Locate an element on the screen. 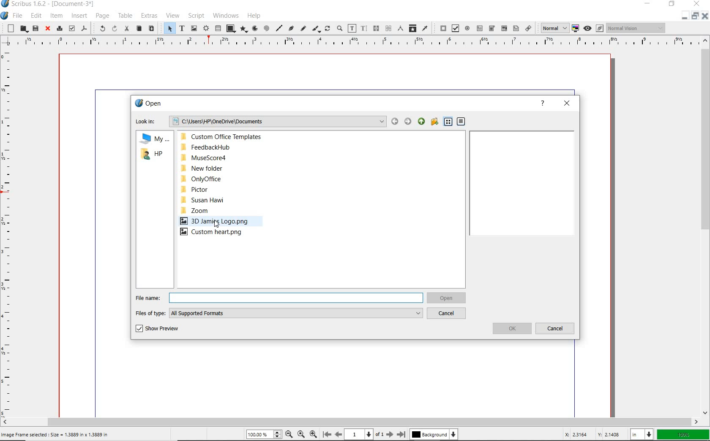 The height and width of the screenshot is (441, 710). HELP is located at coordinates (543, 105).